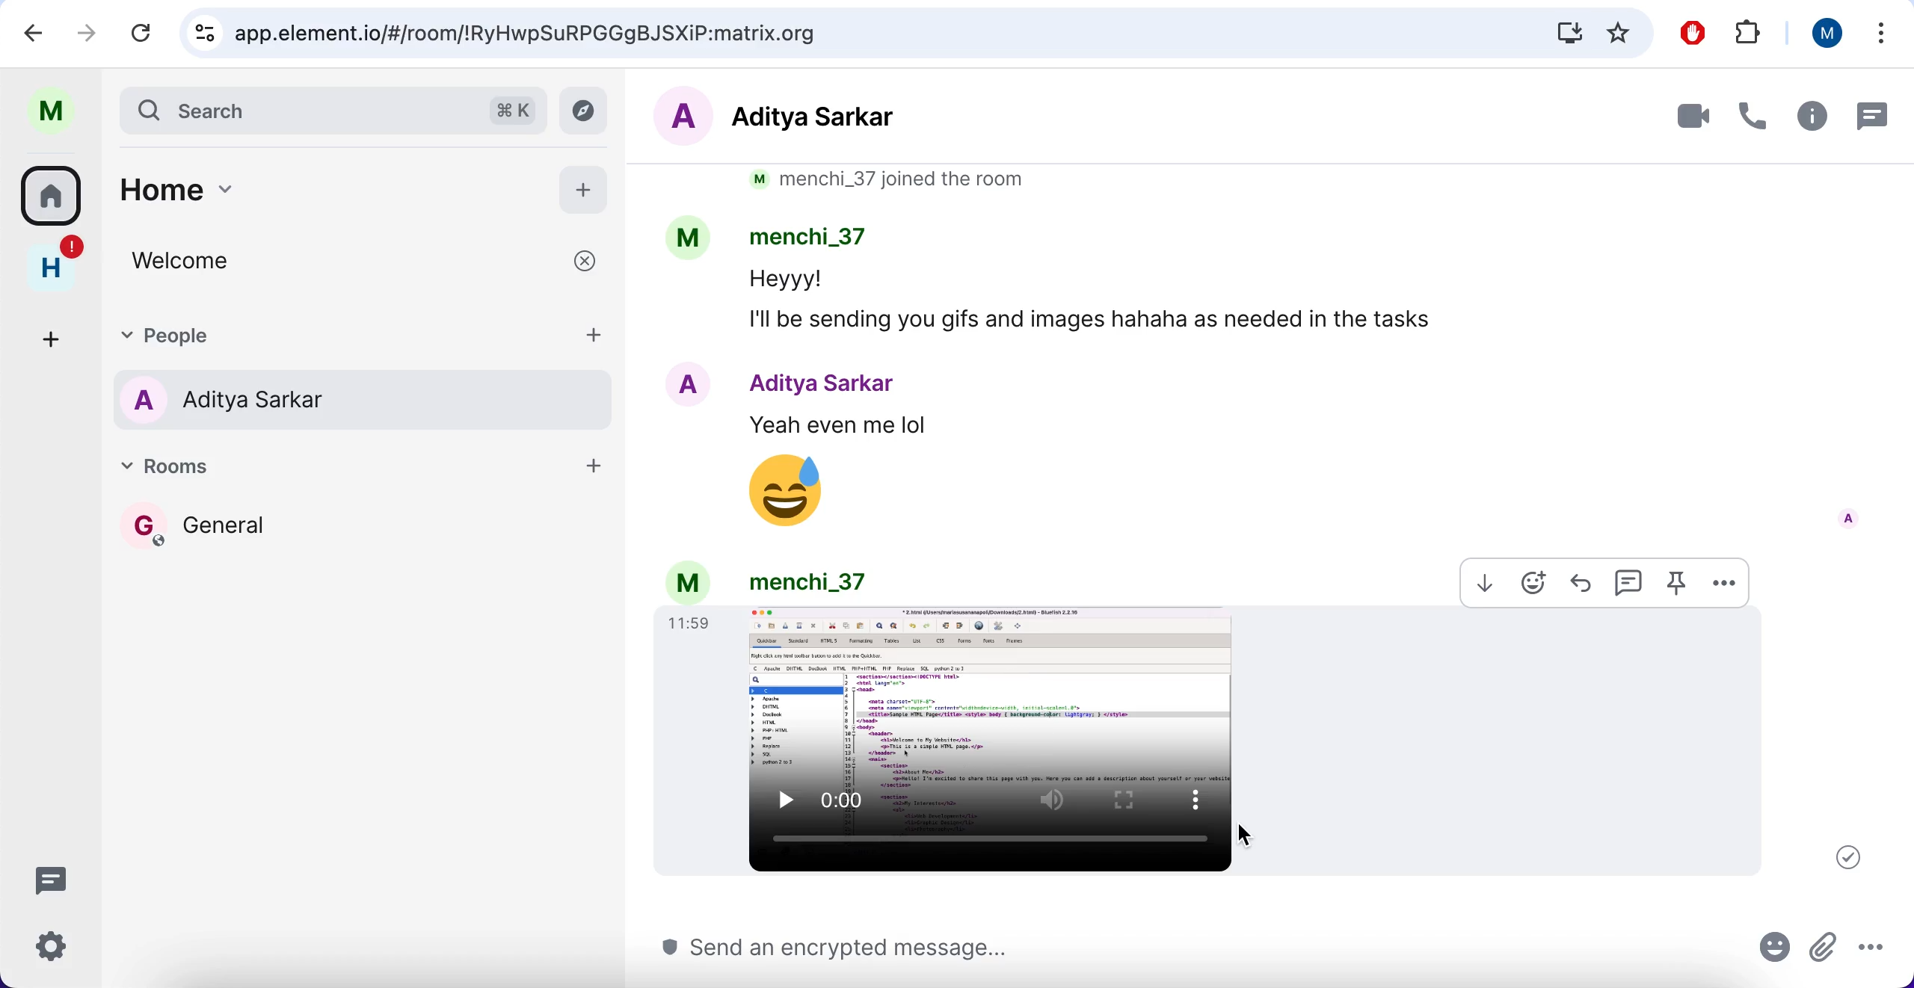 The height and width of the screenshot is (988, 1914). What do you see at coordinates (1533, 582) in the screenshot?
I see `emoji` at bounding box center [1533, 582].